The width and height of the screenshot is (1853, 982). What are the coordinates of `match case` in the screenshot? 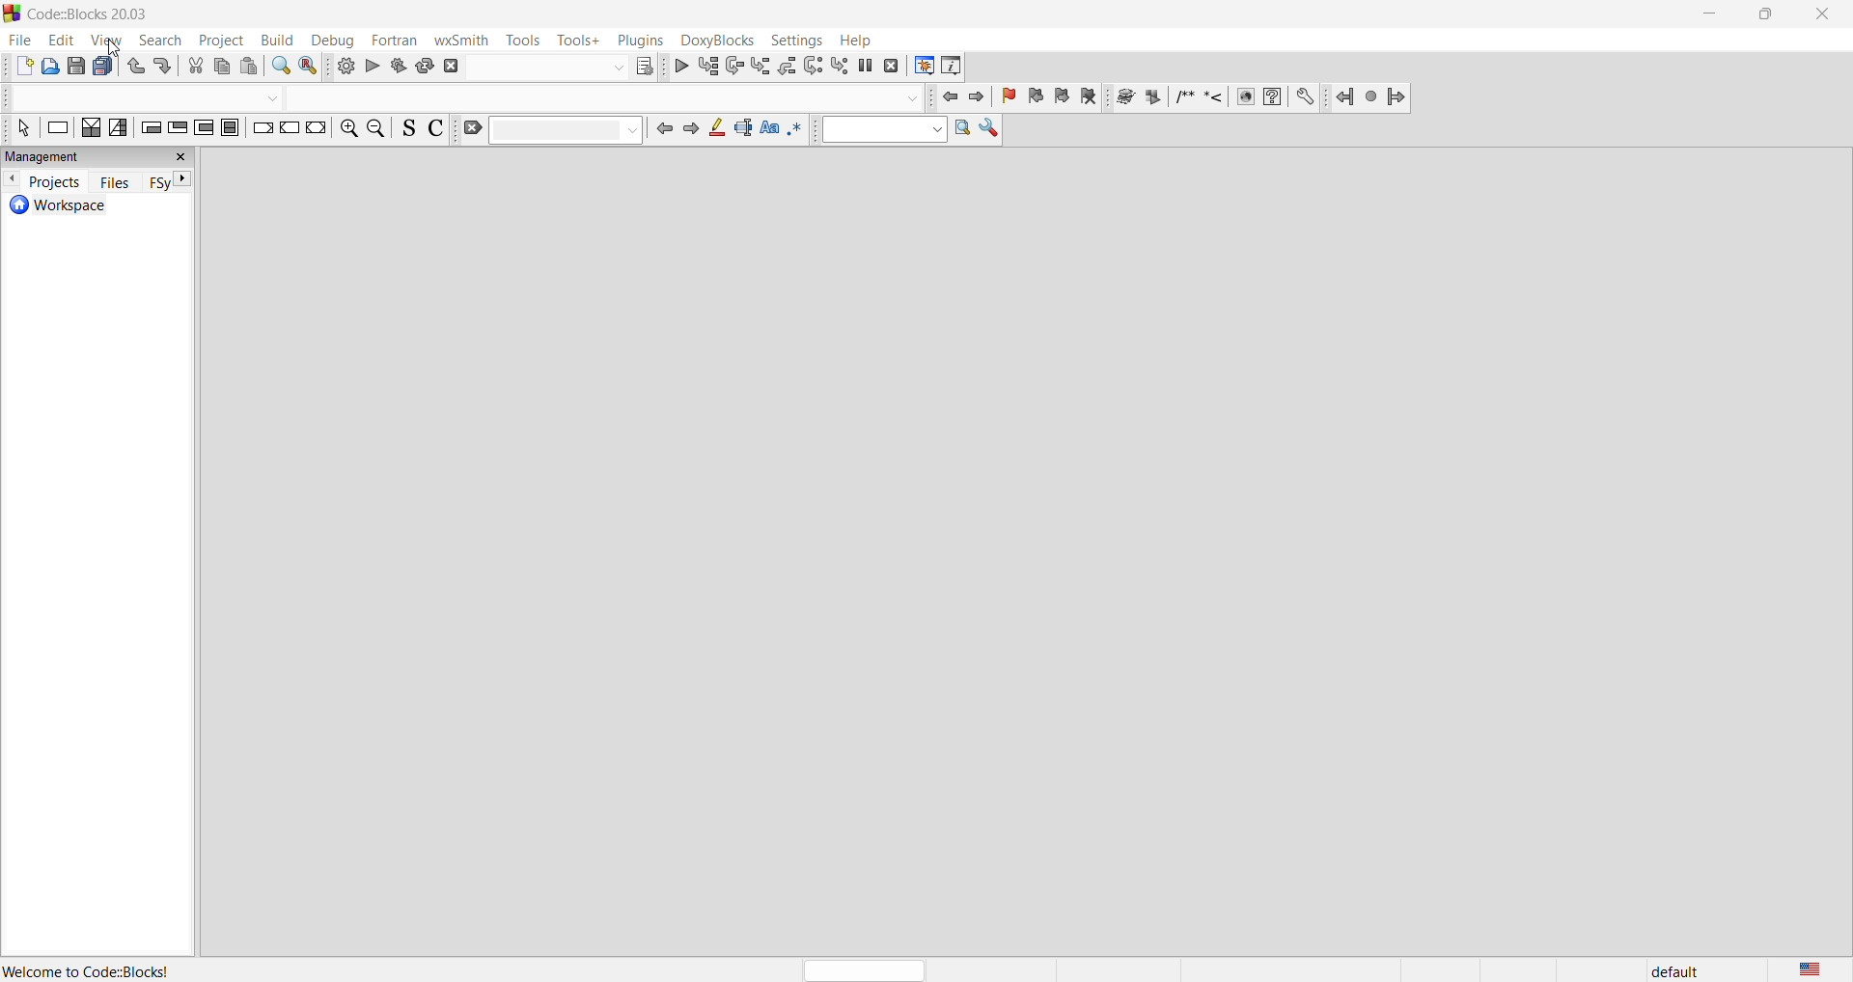 It's located at (770, 127).